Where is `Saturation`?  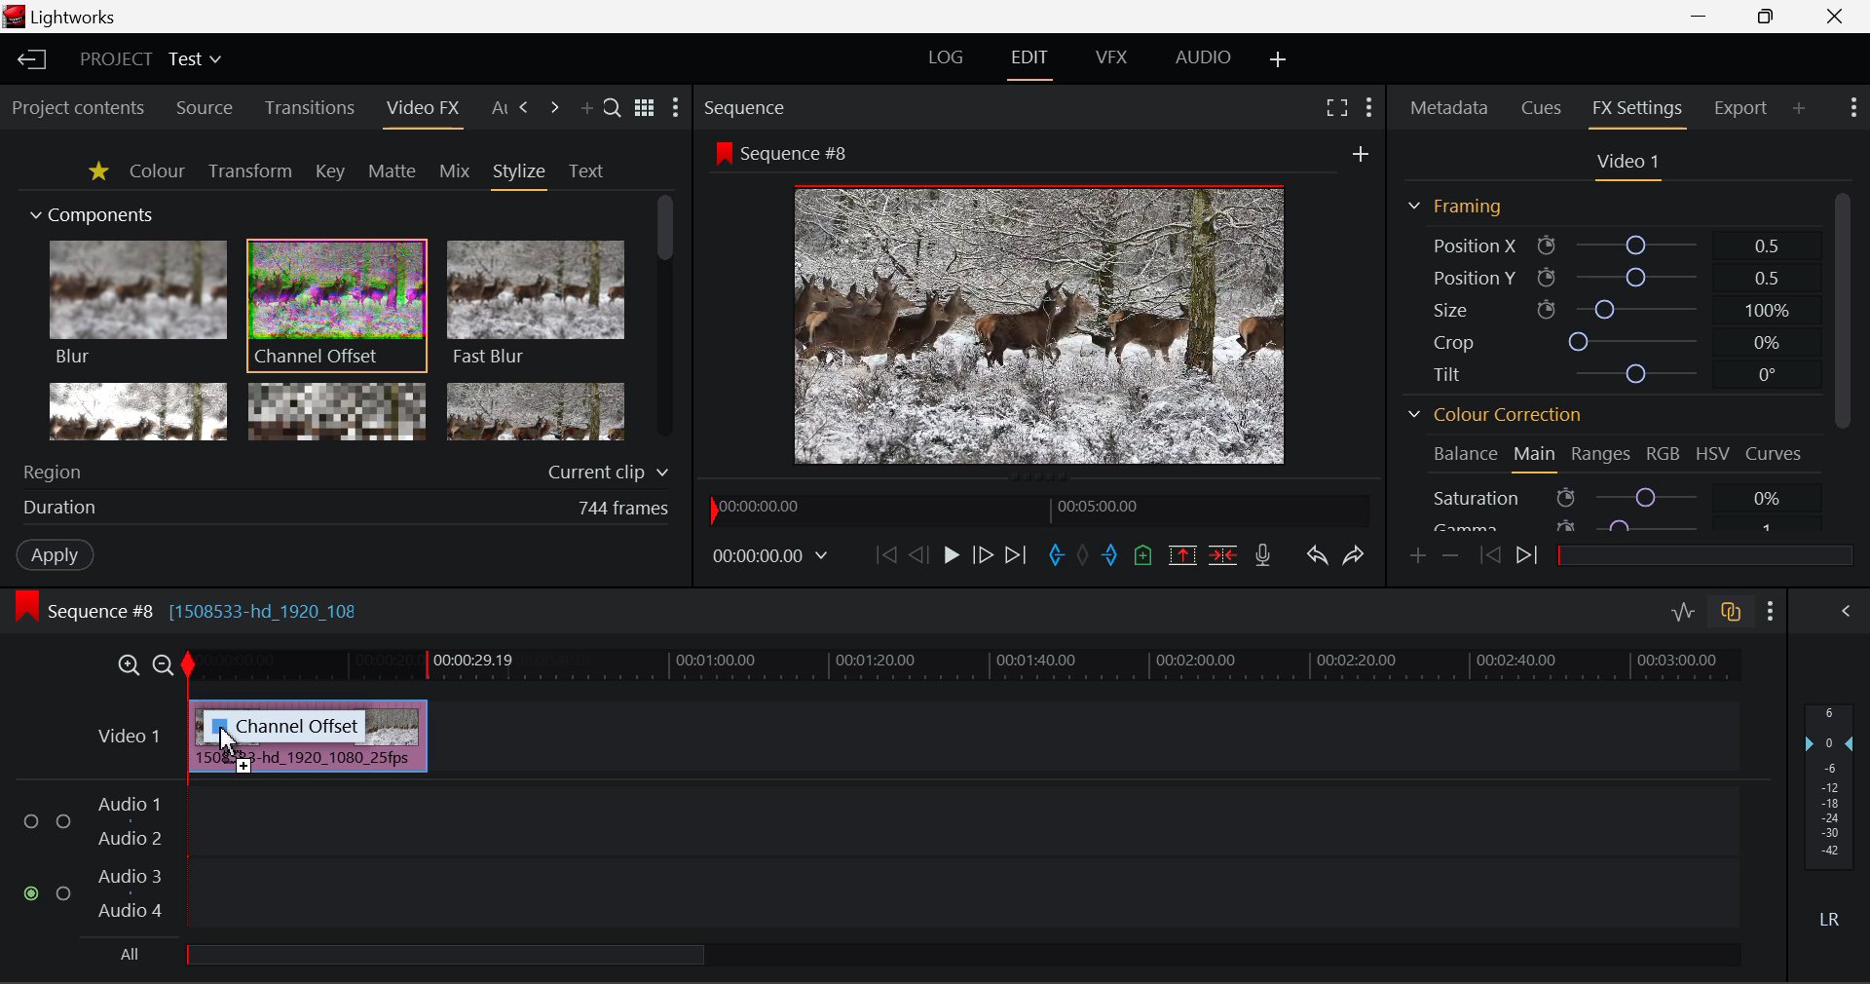 Saturation is located at coordinates (1607, 496).